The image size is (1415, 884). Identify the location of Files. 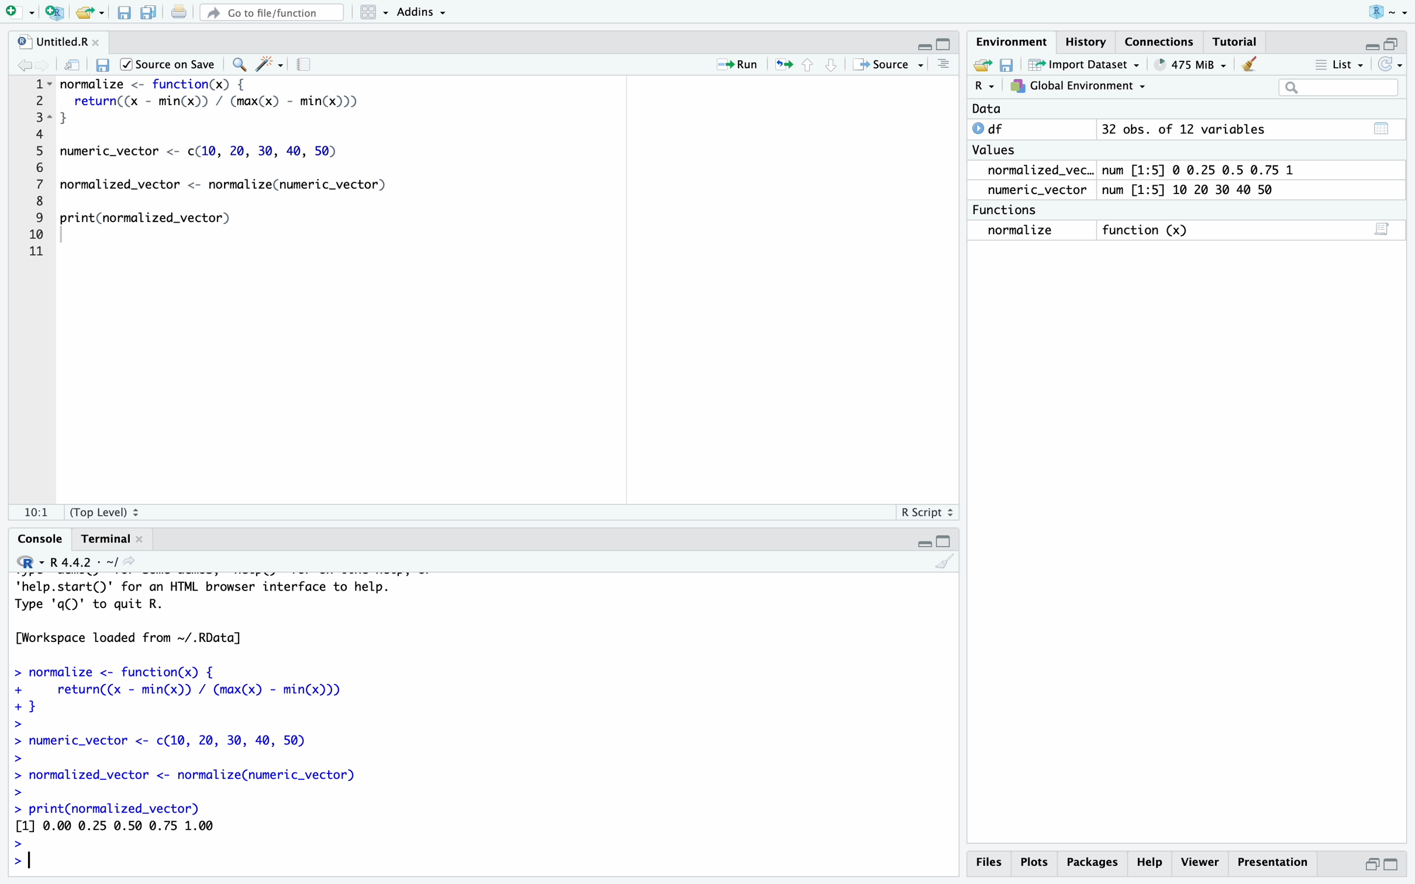
(988, 861).